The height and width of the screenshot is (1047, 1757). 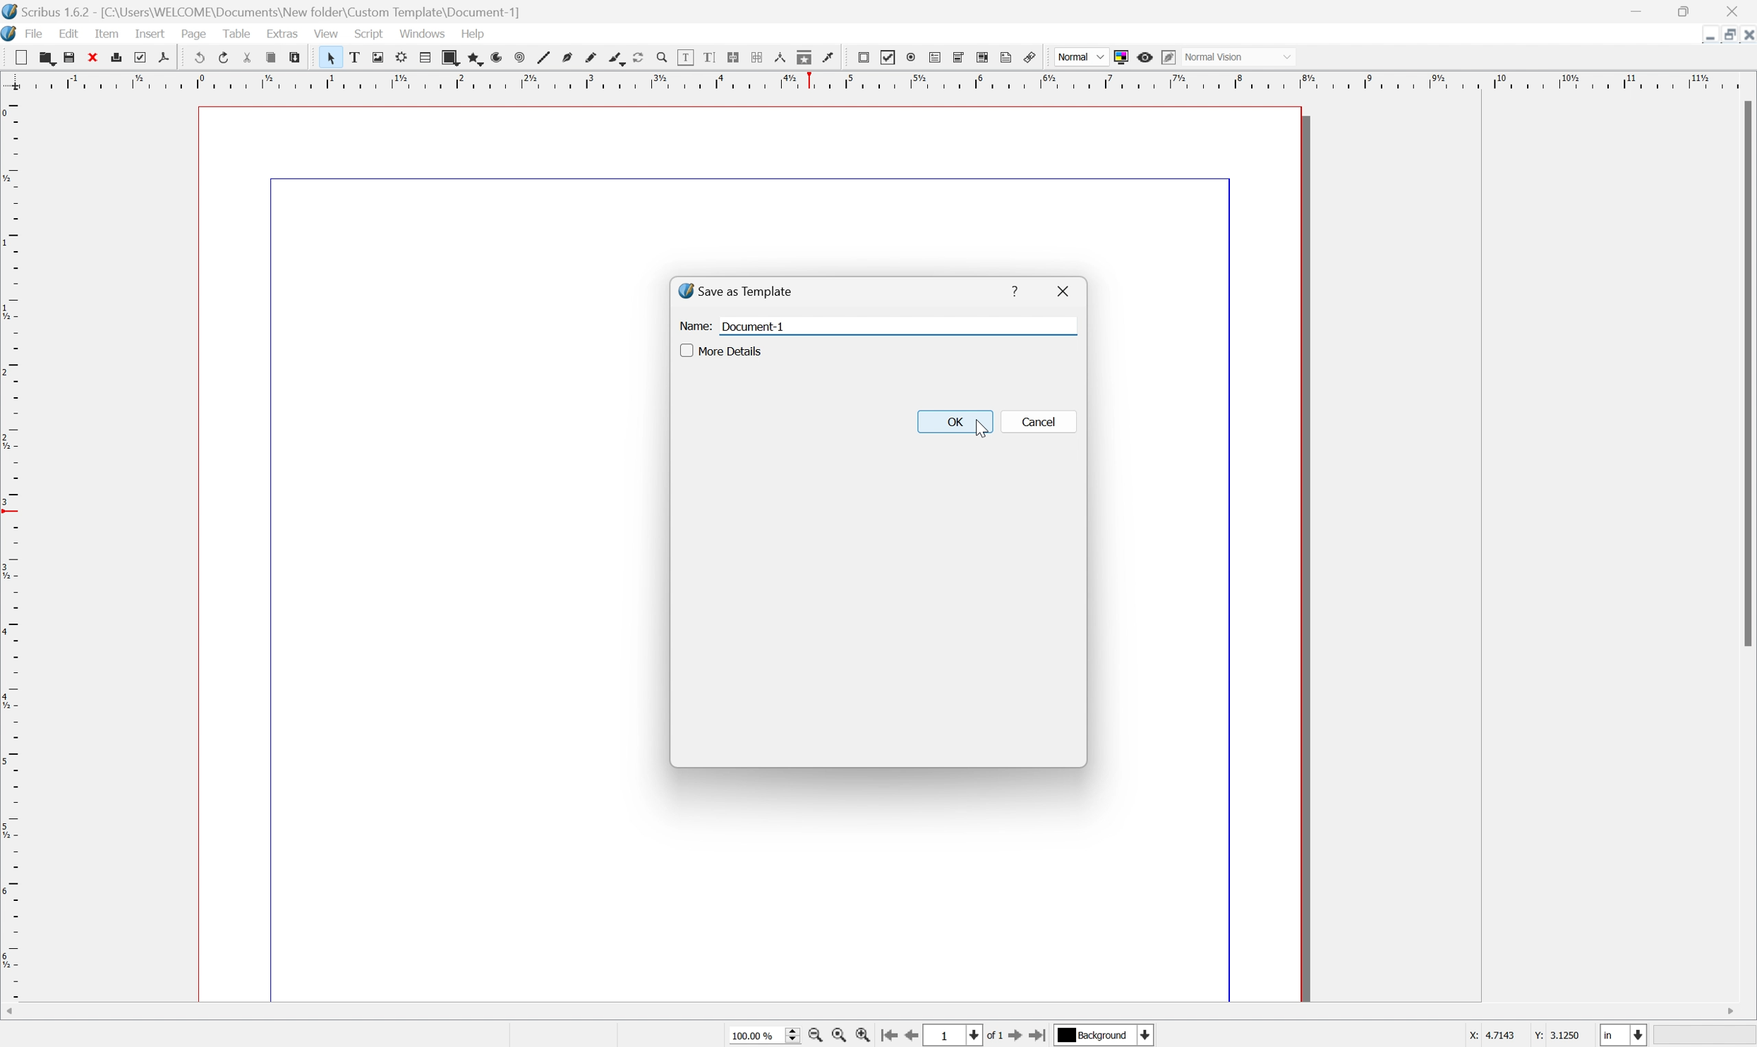 What do you see at coordinates (541, 59) in the screenshot?
I see `line` at bounding box center [541, 59].